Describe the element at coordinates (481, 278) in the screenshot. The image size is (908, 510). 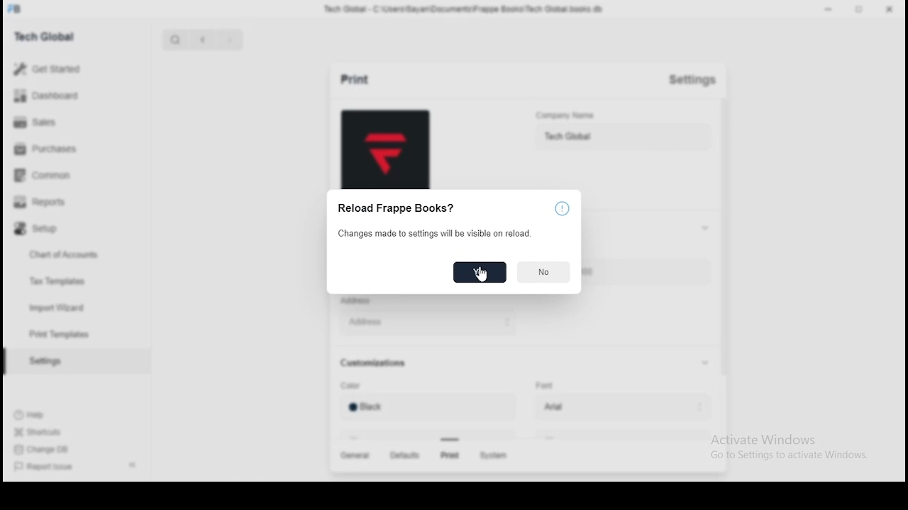
I see `cursor` at that location.